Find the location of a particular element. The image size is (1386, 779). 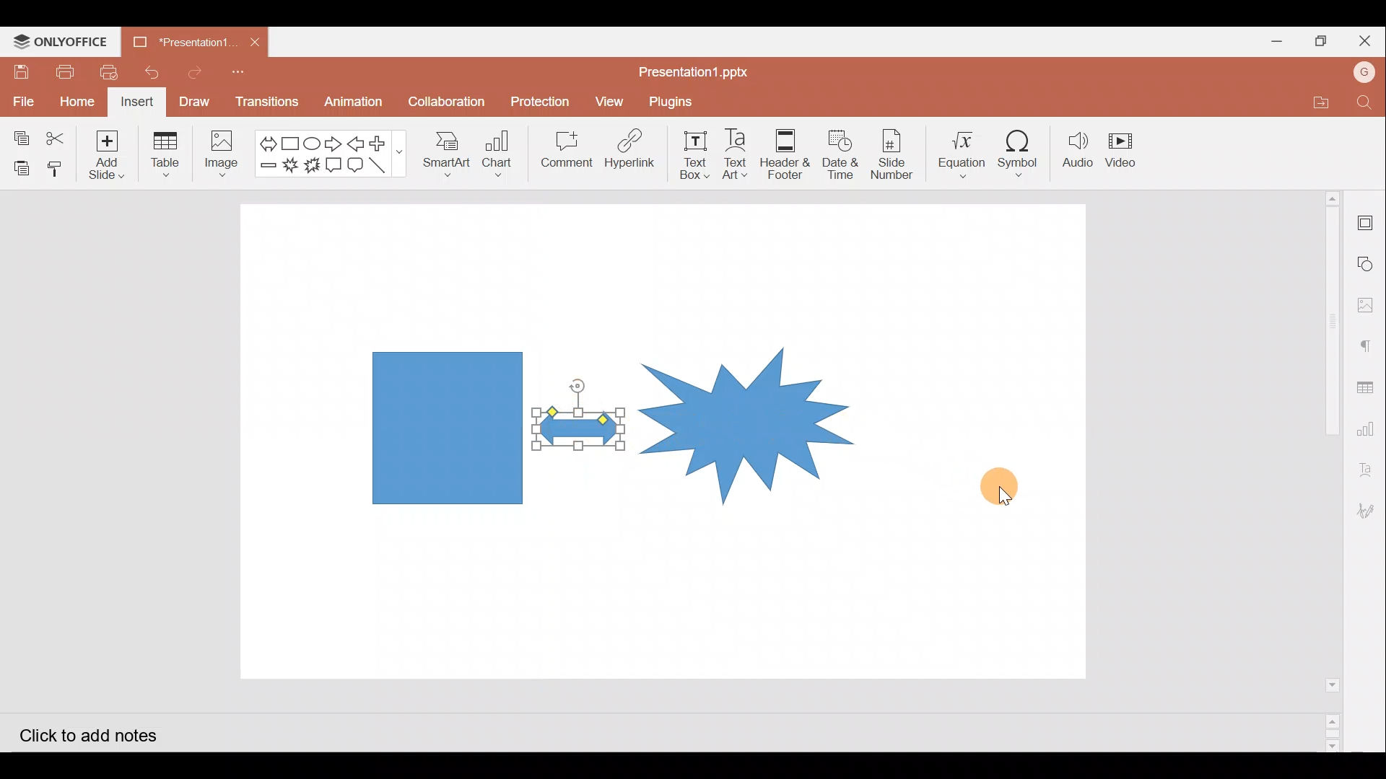

Text Art settings is located at coordinates (1370, 465).